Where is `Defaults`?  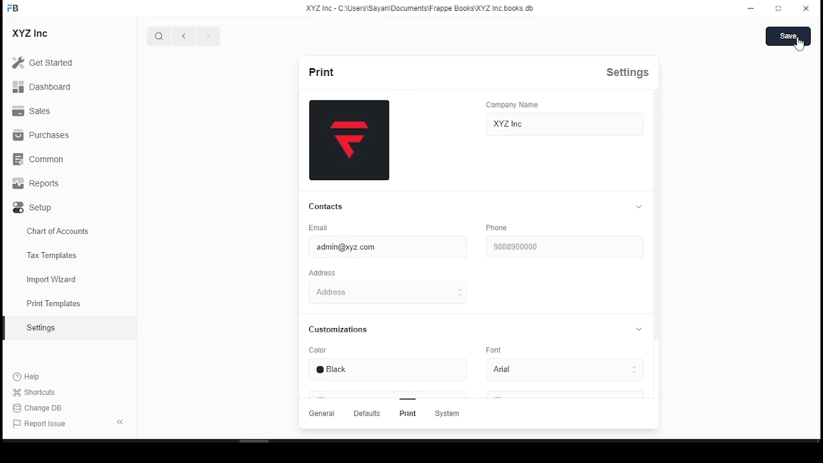 Defaults is located at coordinates (366, 413).